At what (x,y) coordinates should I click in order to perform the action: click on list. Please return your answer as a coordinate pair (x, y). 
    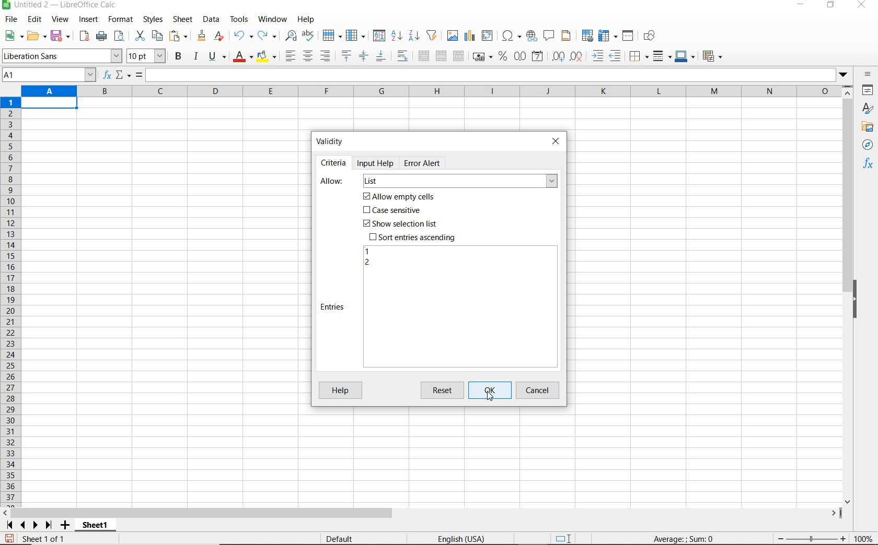
    Looking at the image, I should click on (459, 182).